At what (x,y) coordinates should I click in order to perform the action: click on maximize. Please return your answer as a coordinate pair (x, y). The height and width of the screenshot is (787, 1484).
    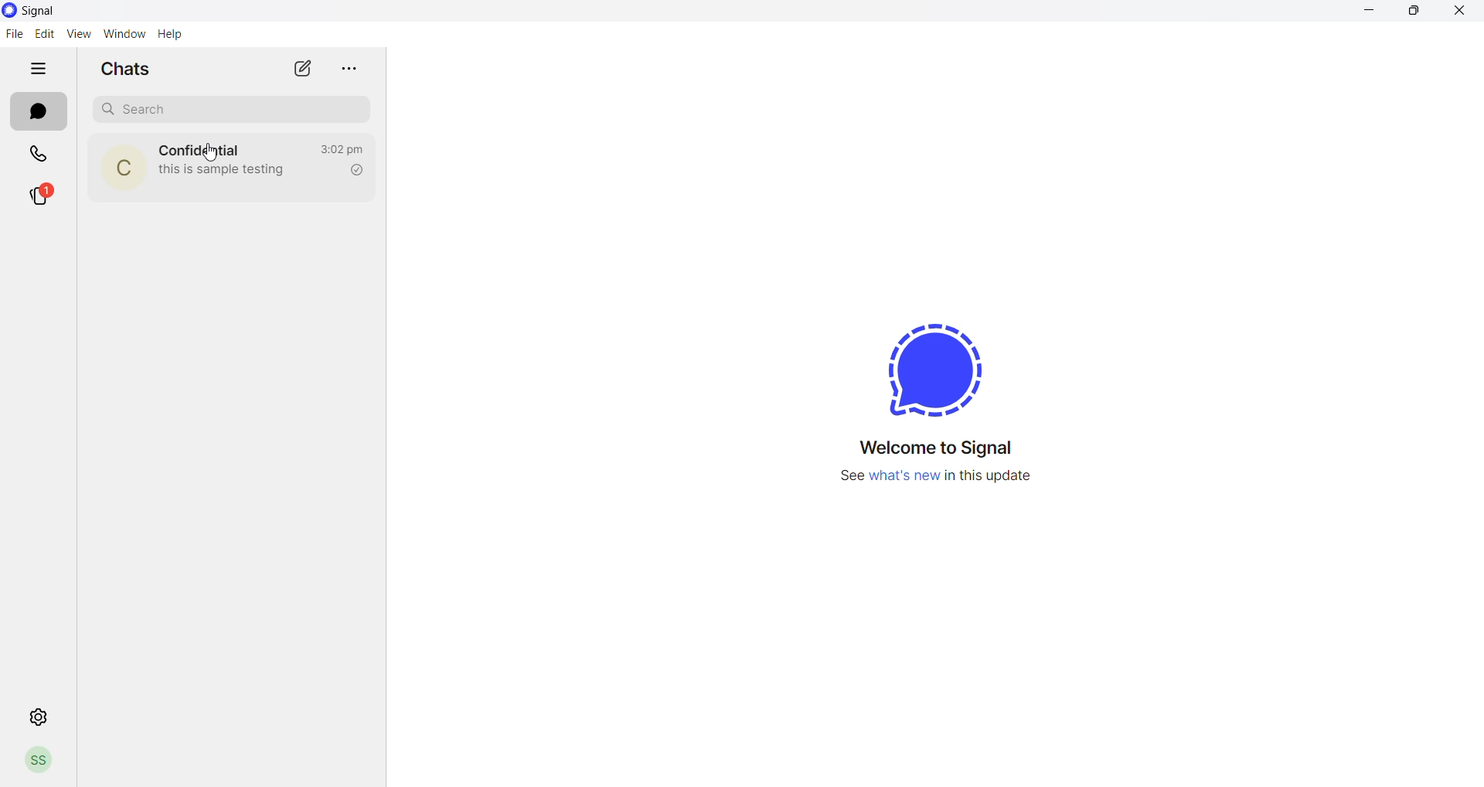
    Looking at the image, I should click on (1415, 15).